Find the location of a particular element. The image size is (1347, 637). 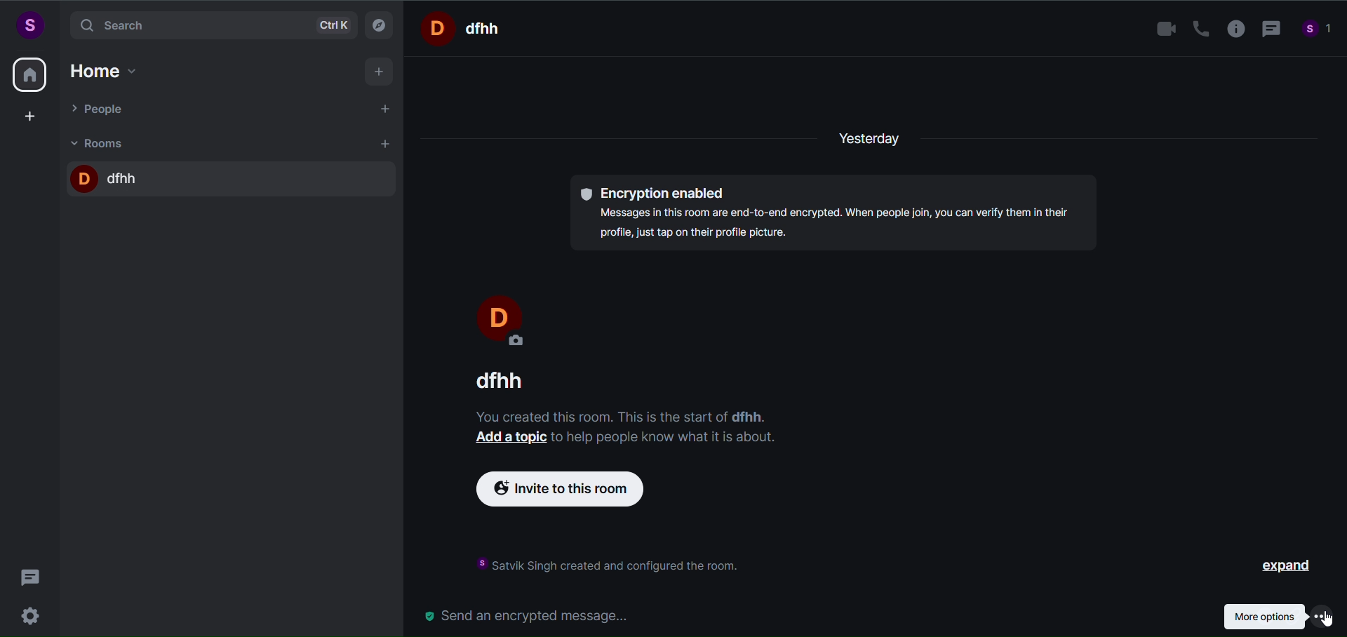

room name is located at coordinates (107, 175).